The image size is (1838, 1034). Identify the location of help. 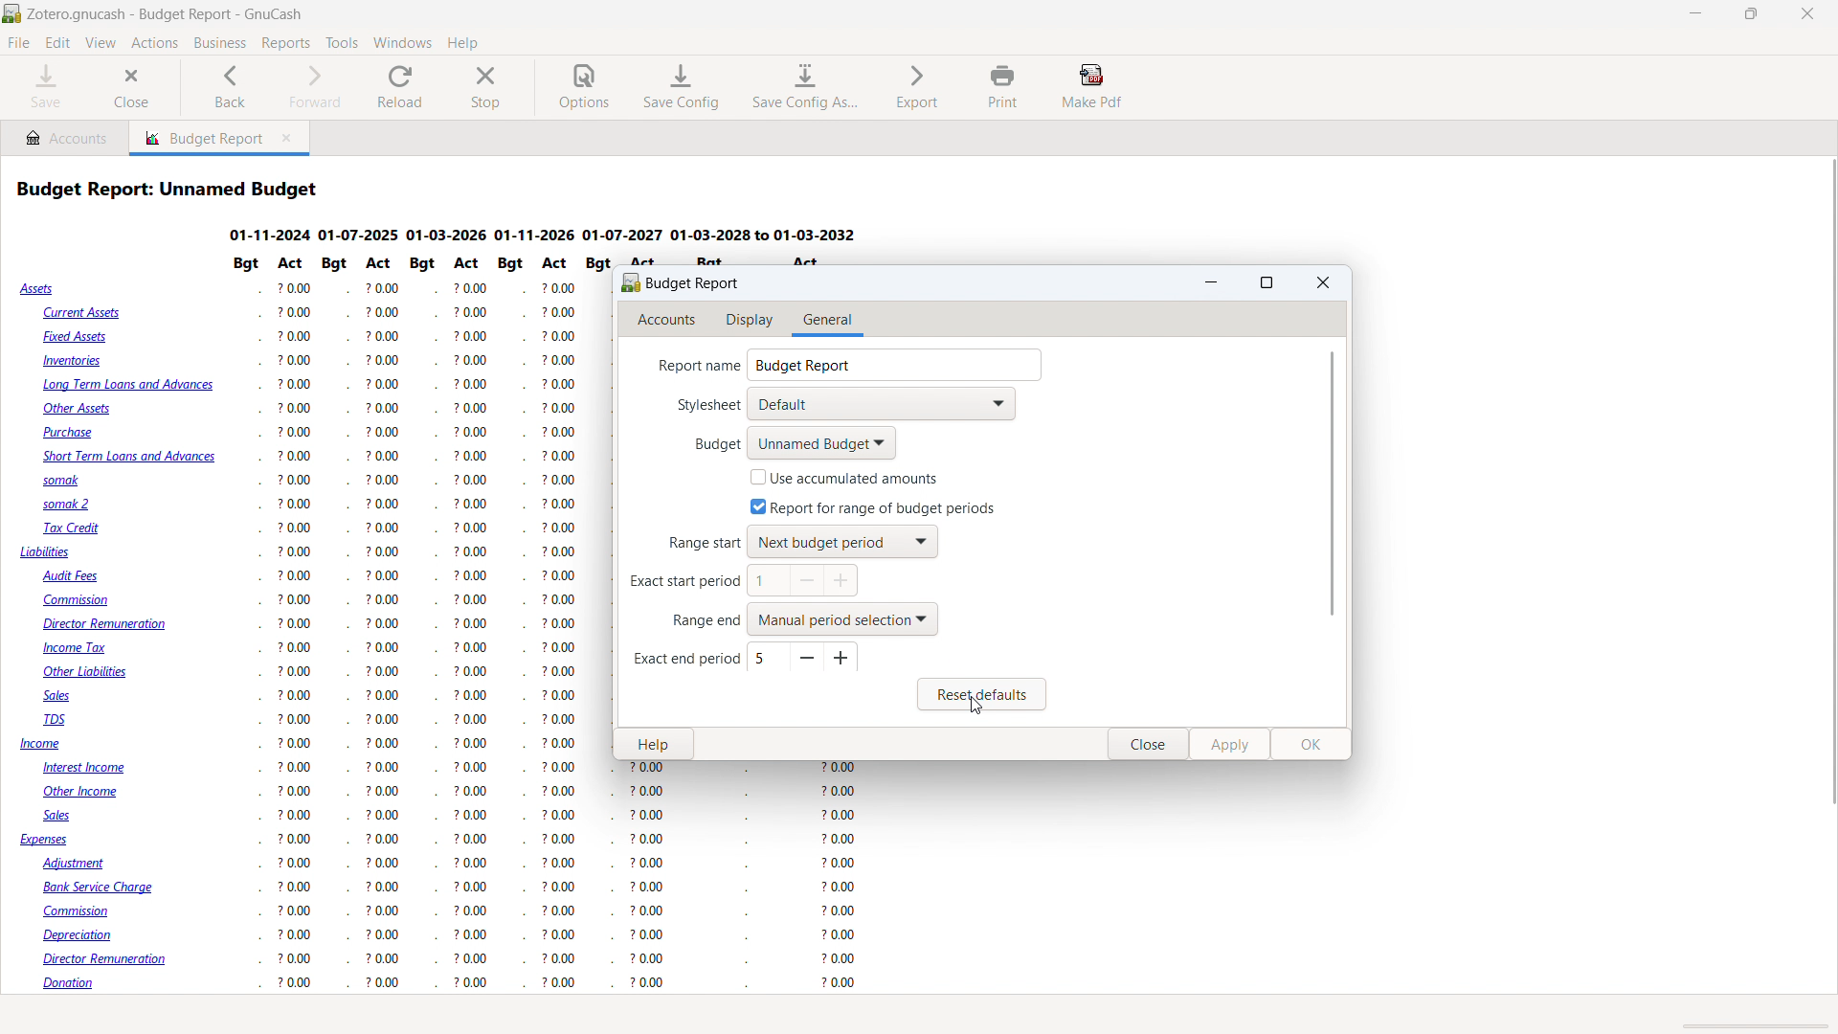
(654, 745).